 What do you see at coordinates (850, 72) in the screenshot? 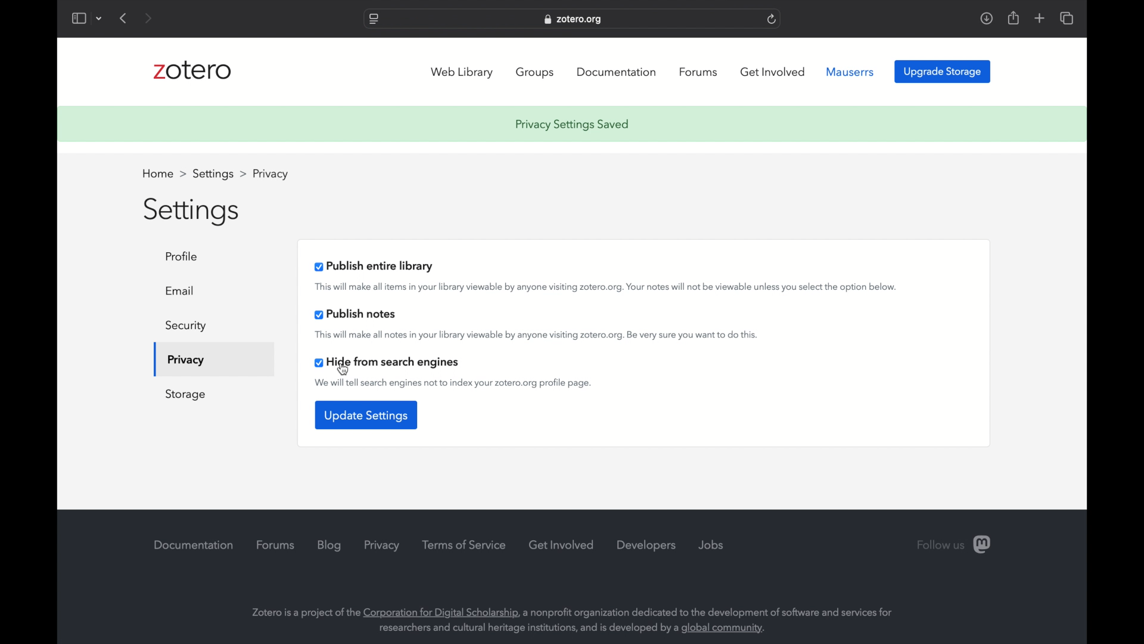
I see `mauserrs` at bounding box center [850, 72].